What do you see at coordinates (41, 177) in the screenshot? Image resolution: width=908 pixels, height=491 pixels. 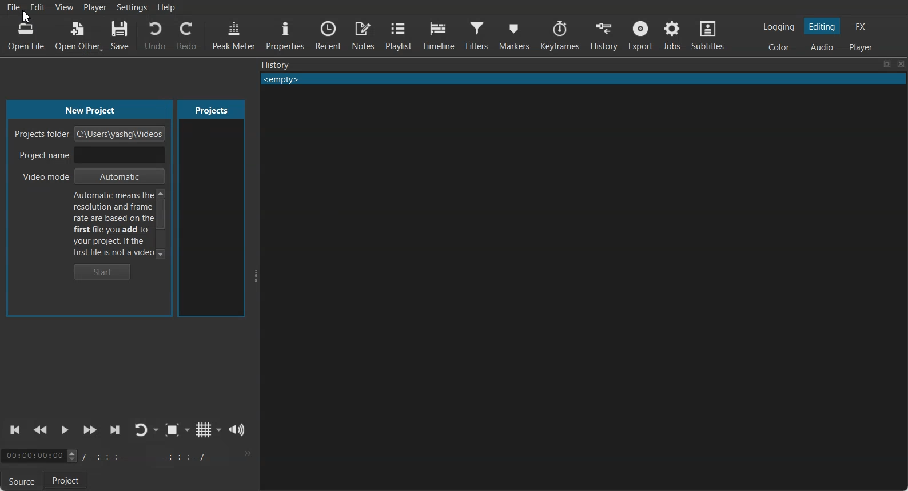 I see `Video mode` at bounding box center [41, 177].